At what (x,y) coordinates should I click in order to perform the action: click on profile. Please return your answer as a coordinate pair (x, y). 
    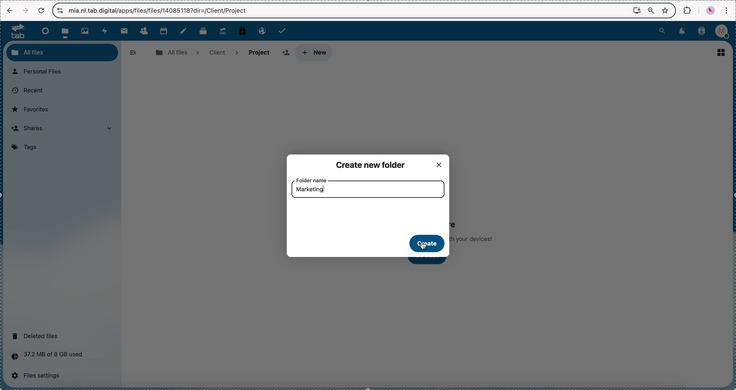
    Looking at the image, I should click on (724, 31).